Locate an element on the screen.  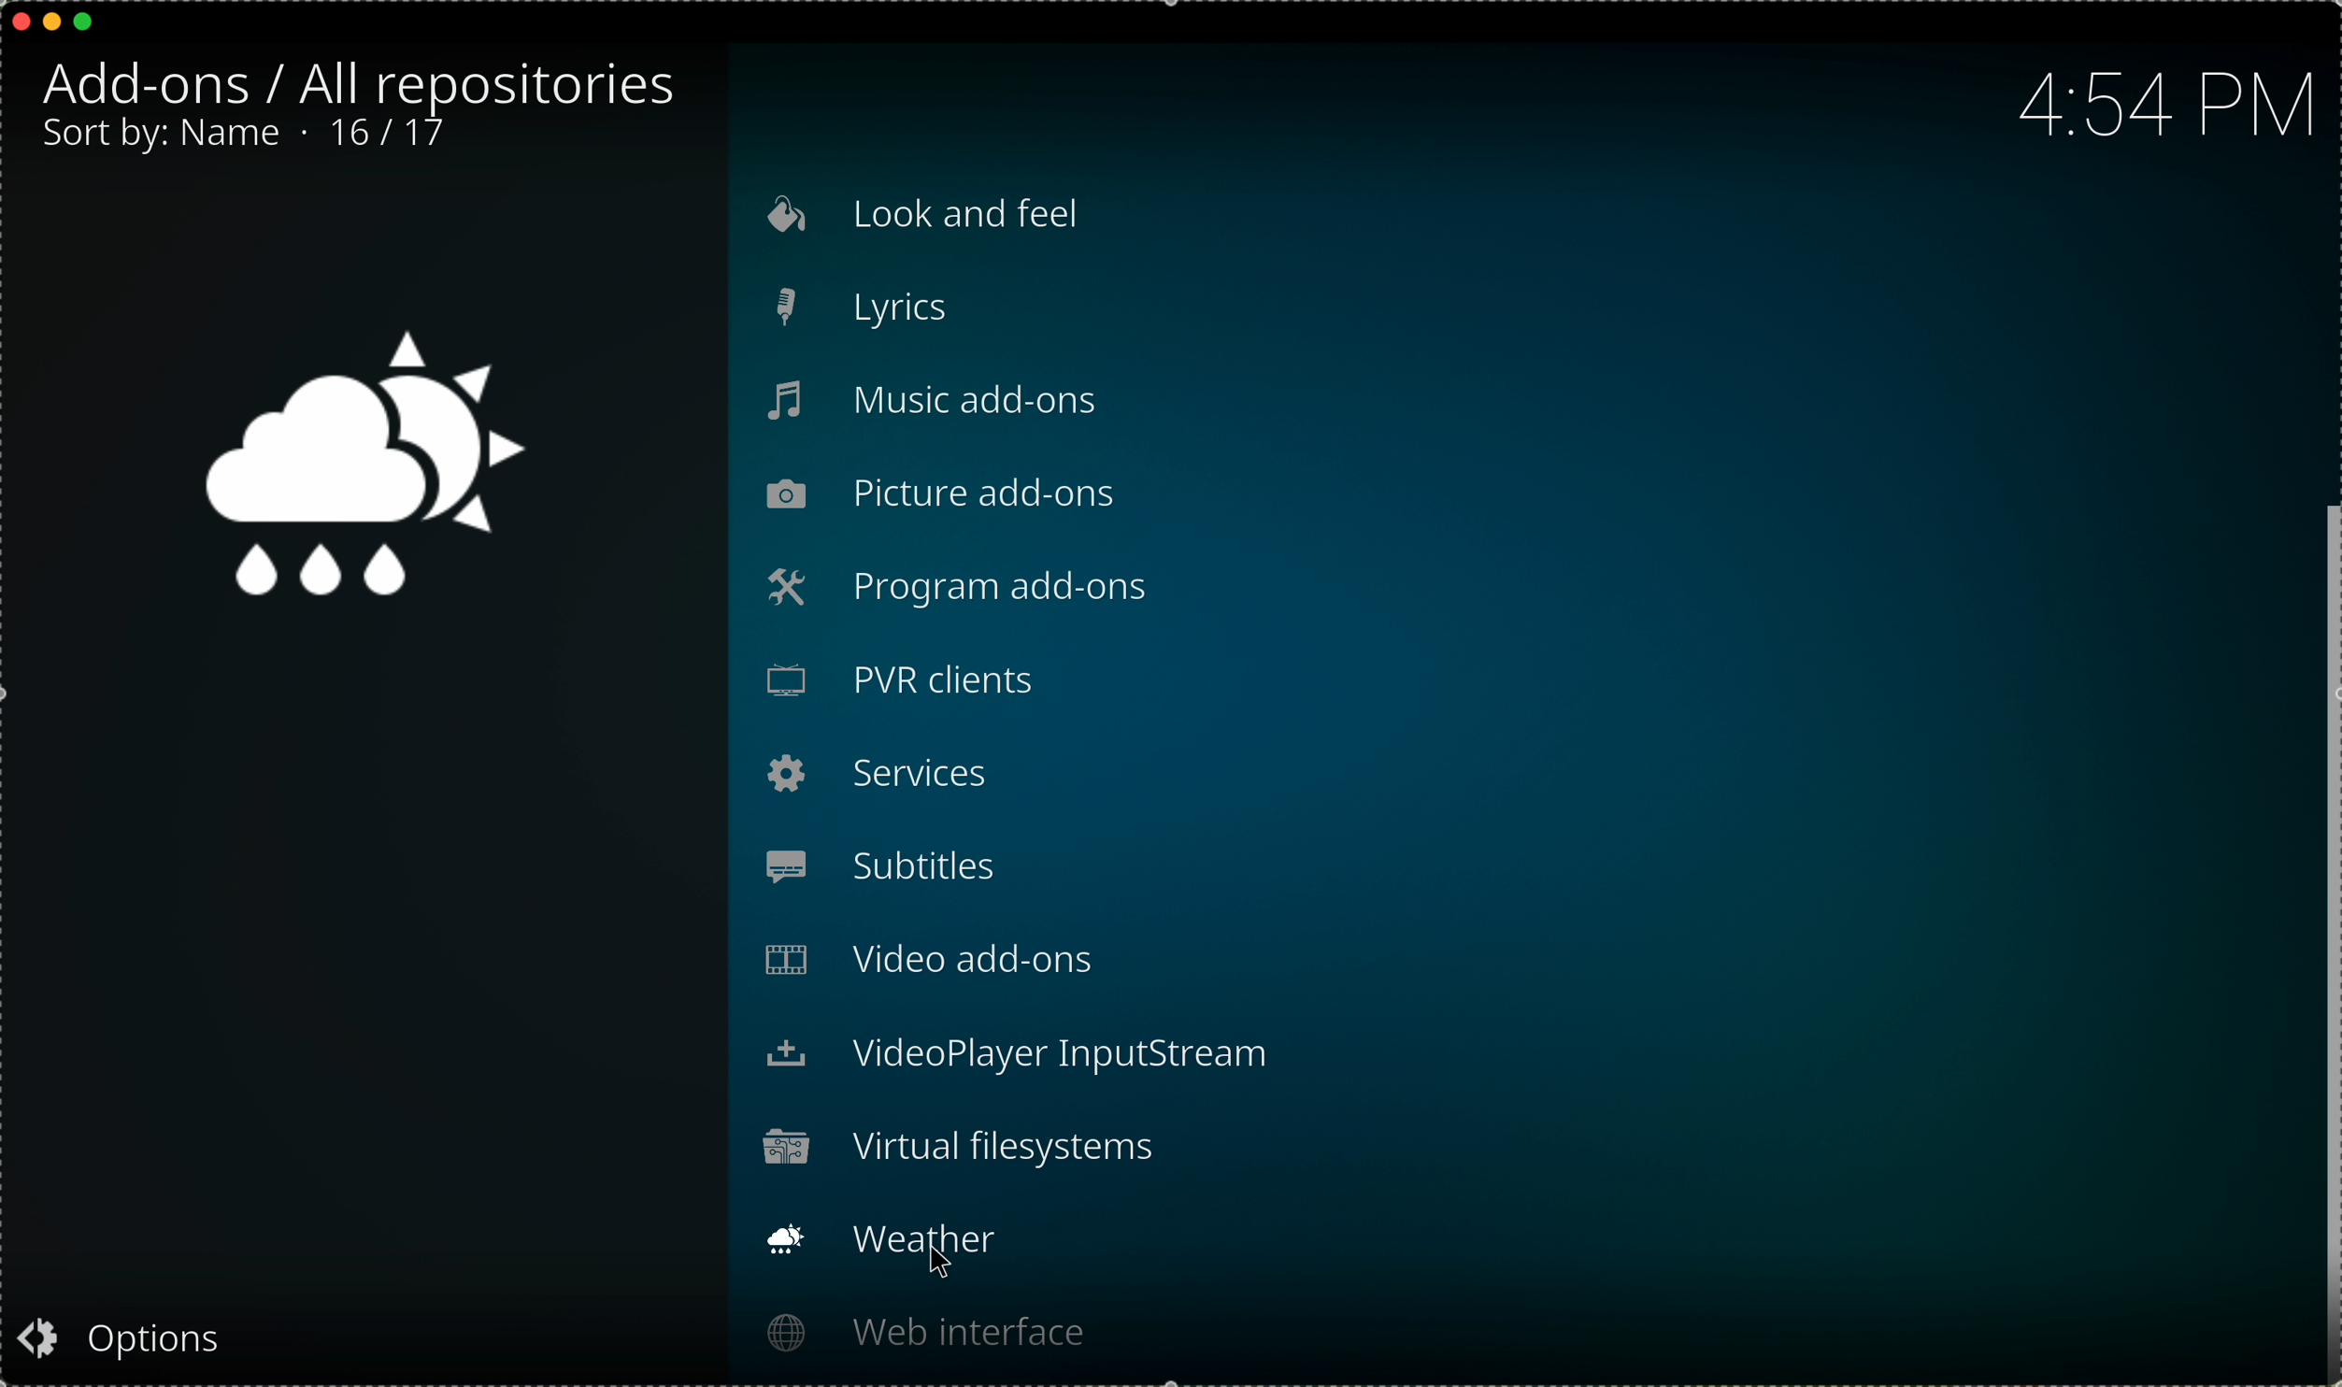
PVR clients is located at coordinates (934, 682).